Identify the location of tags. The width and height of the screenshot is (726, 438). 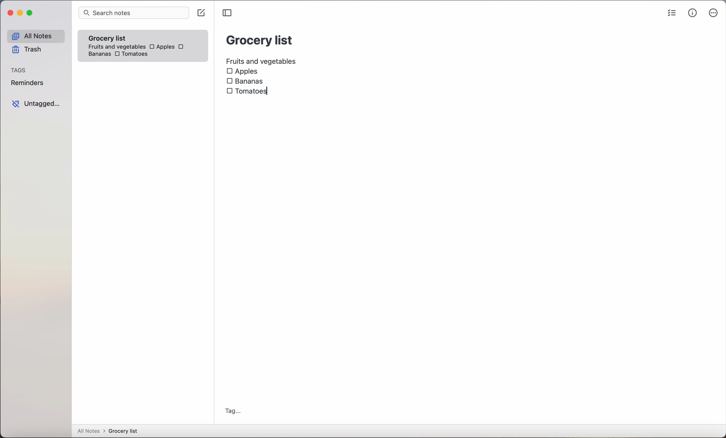
(19, 71).